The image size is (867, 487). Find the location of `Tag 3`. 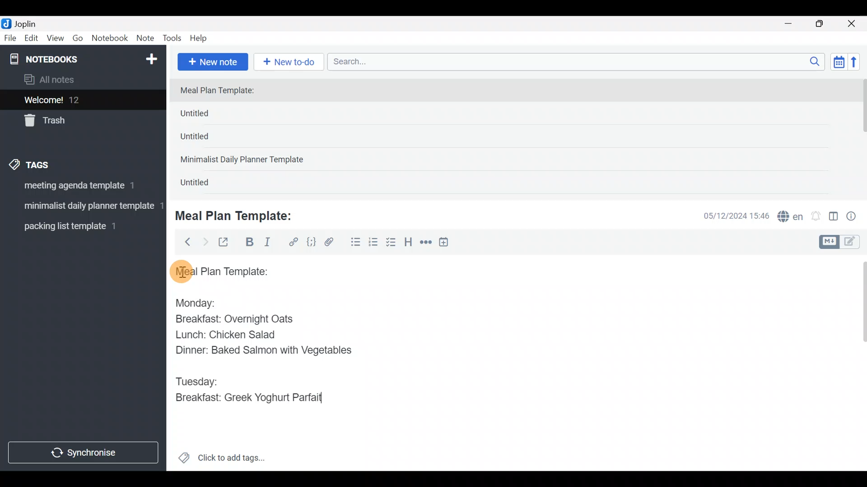

Tag 3 is located at coordinates (80, 226).